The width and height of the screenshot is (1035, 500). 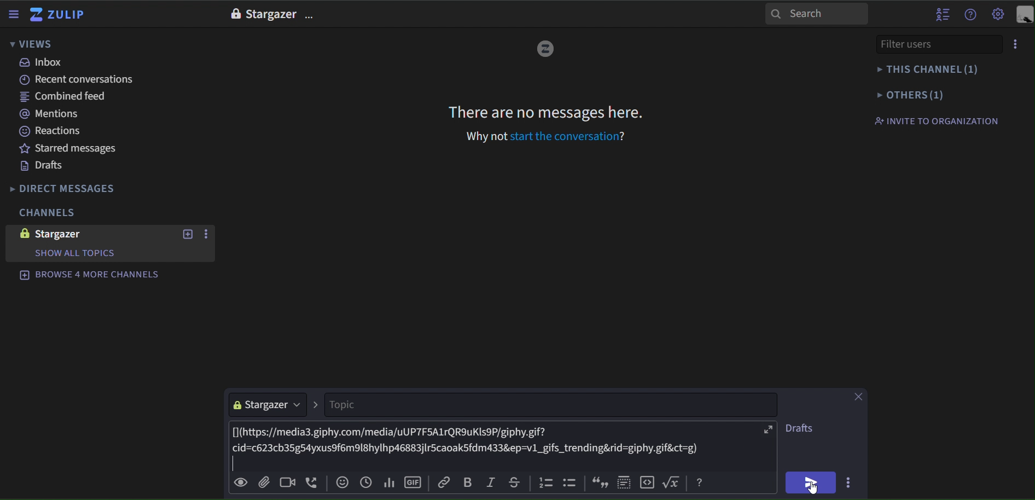 What do you see at coordinates (858, 397) in the screenshot?
I see `close` at bounding box center [858, 397].